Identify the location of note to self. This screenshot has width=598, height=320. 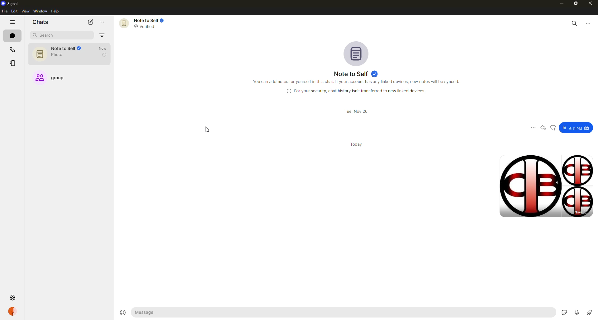
(144, 23).